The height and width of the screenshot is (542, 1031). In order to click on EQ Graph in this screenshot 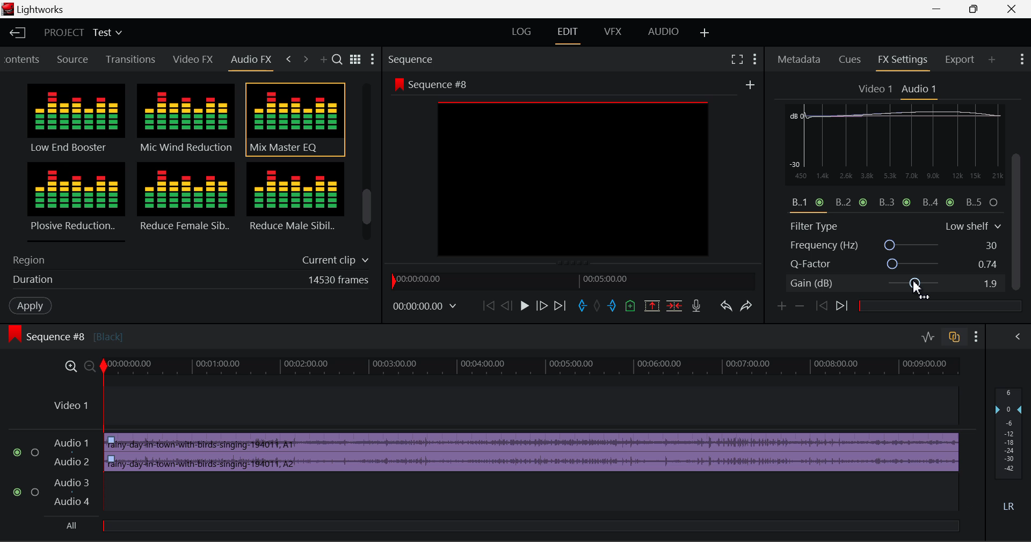, I will do `click(888, 166)`.